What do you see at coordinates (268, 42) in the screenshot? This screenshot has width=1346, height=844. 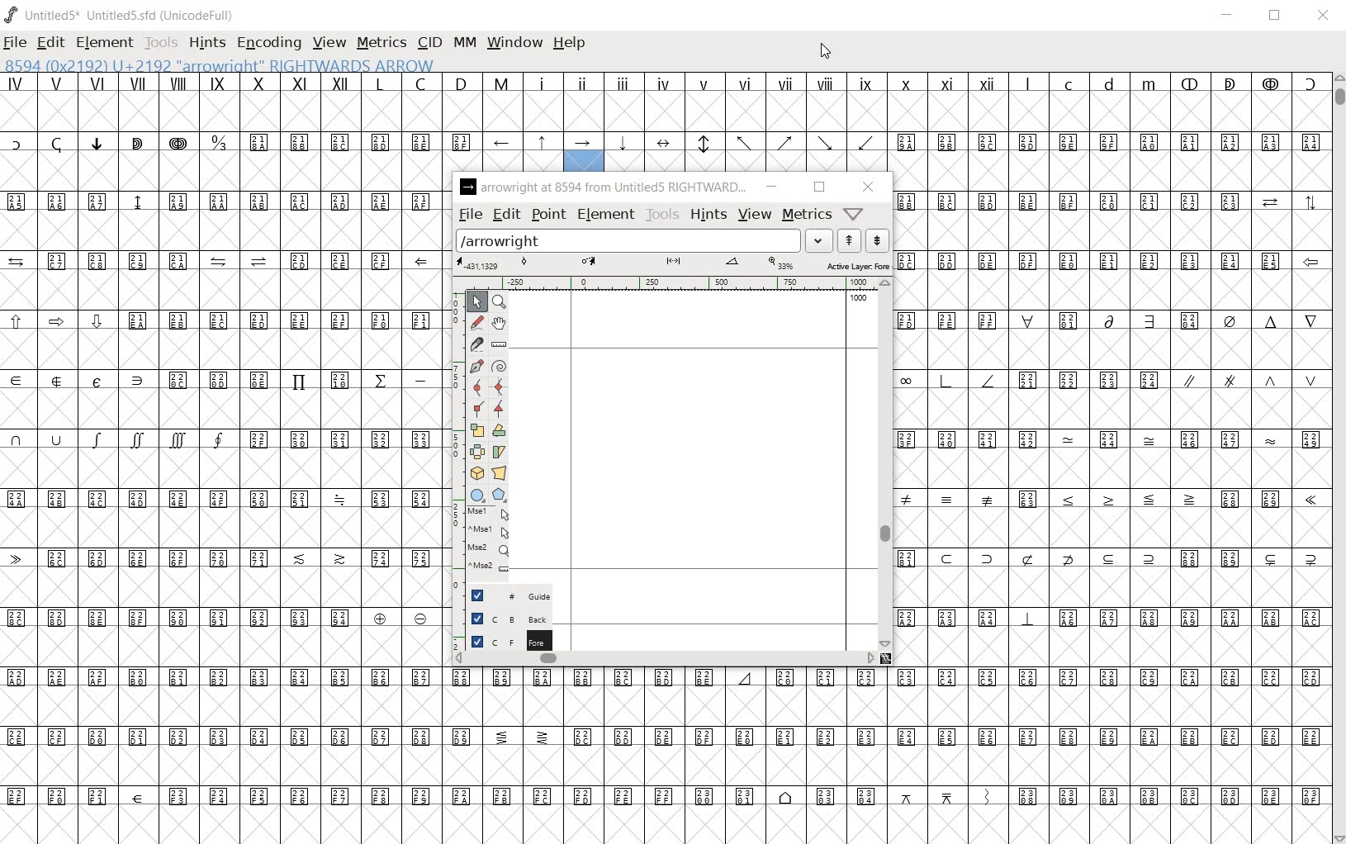 I see `ENCODING` at bounding box center [268, 42].